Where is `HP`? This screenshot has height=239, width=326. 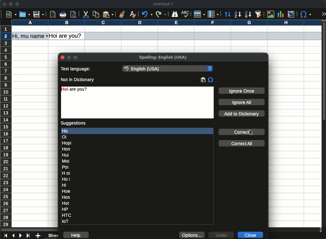 HP is located at coordinates (66, 209).